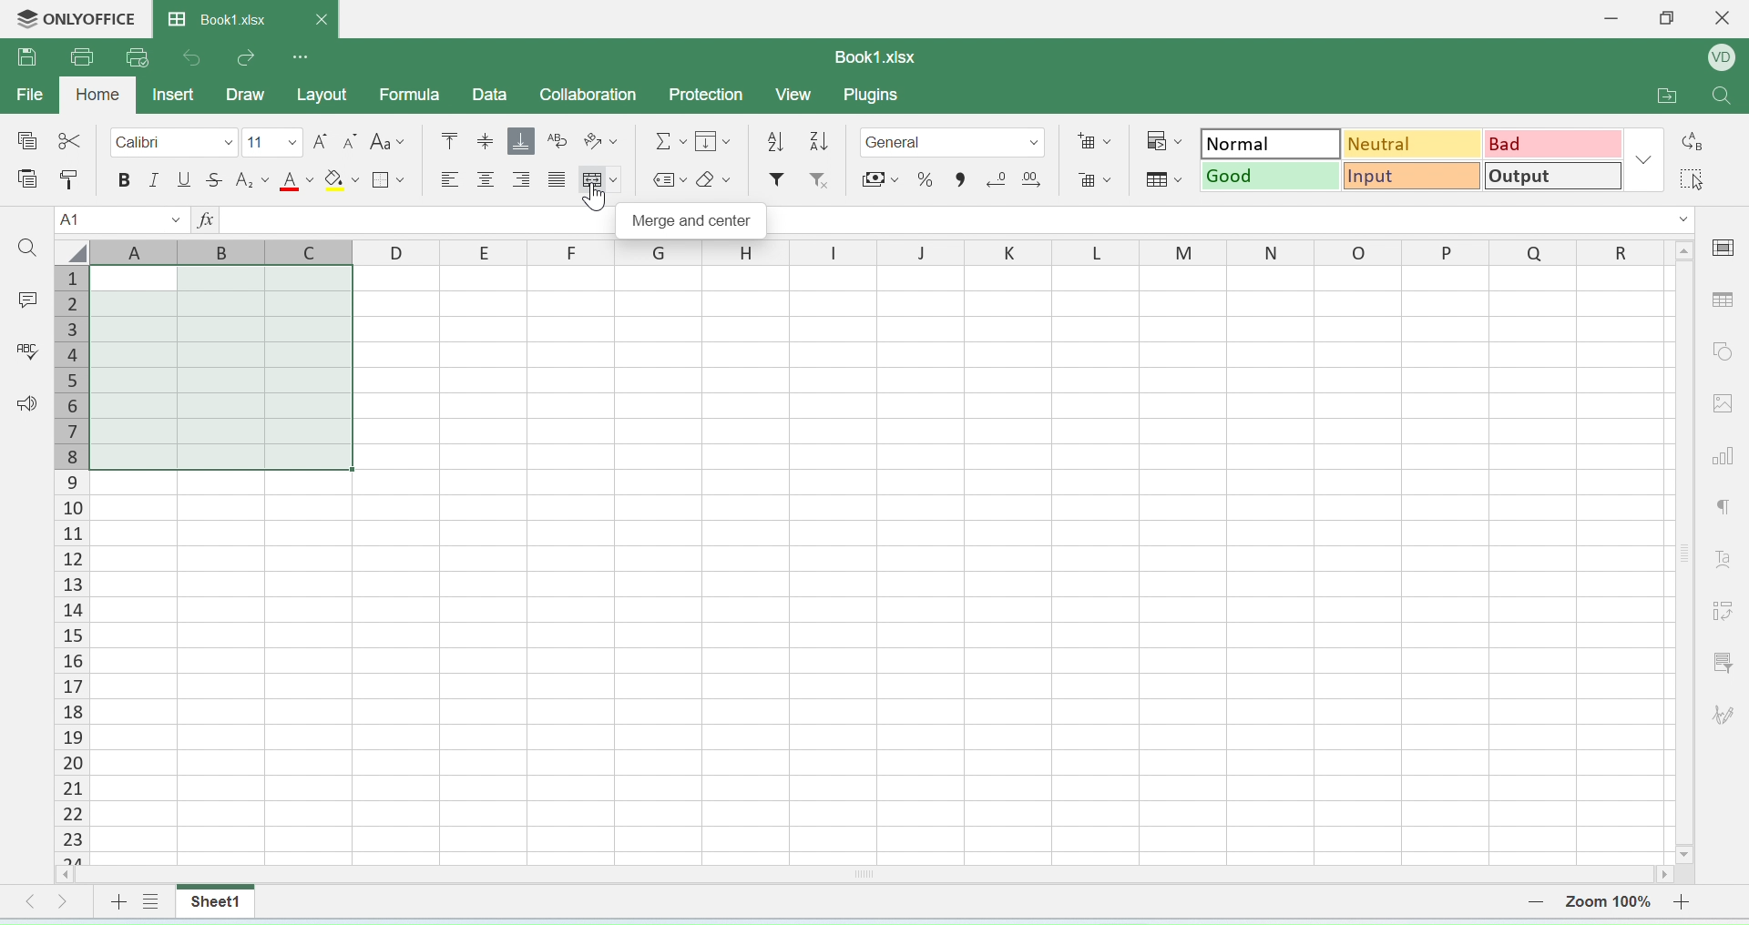 The image size is (1749, 925). What do you see at coordinates (601, 141) in the screenshot?
I see `orientation` at bounding box center [601, 141].